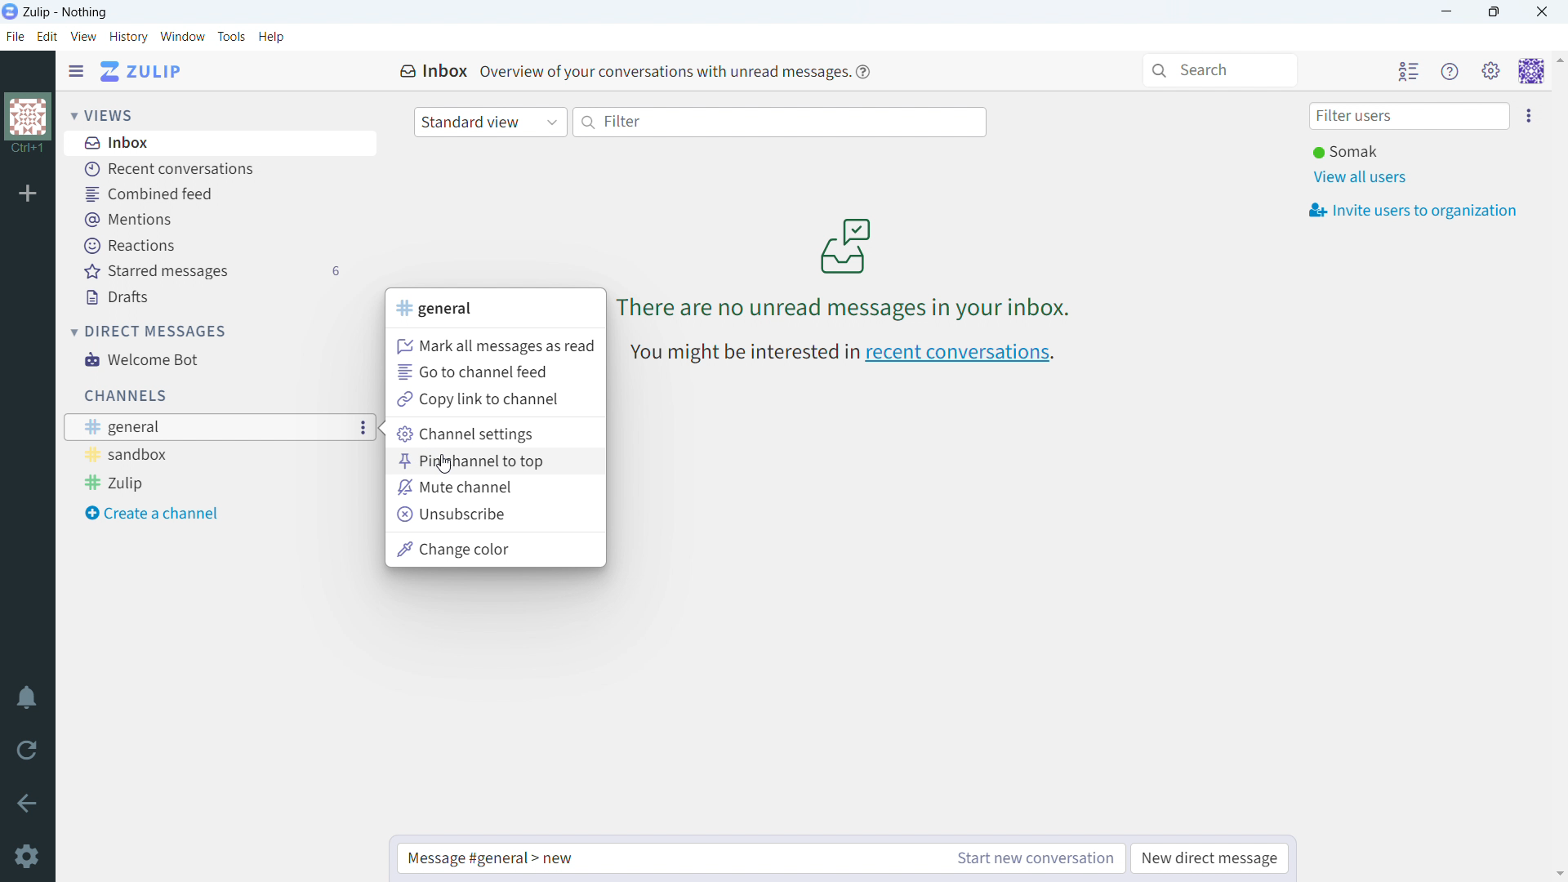 This screenshot has width=1568, height=882. Describe the element at coordinates (102, 114) in the screenshot. I see `views` at that location.